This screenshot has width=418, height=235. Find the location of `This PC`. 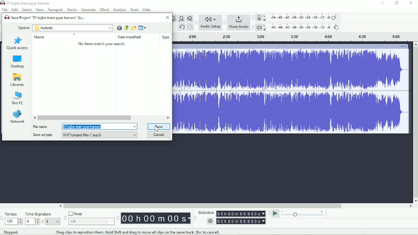

This PC is located at coordinates (18, 98).